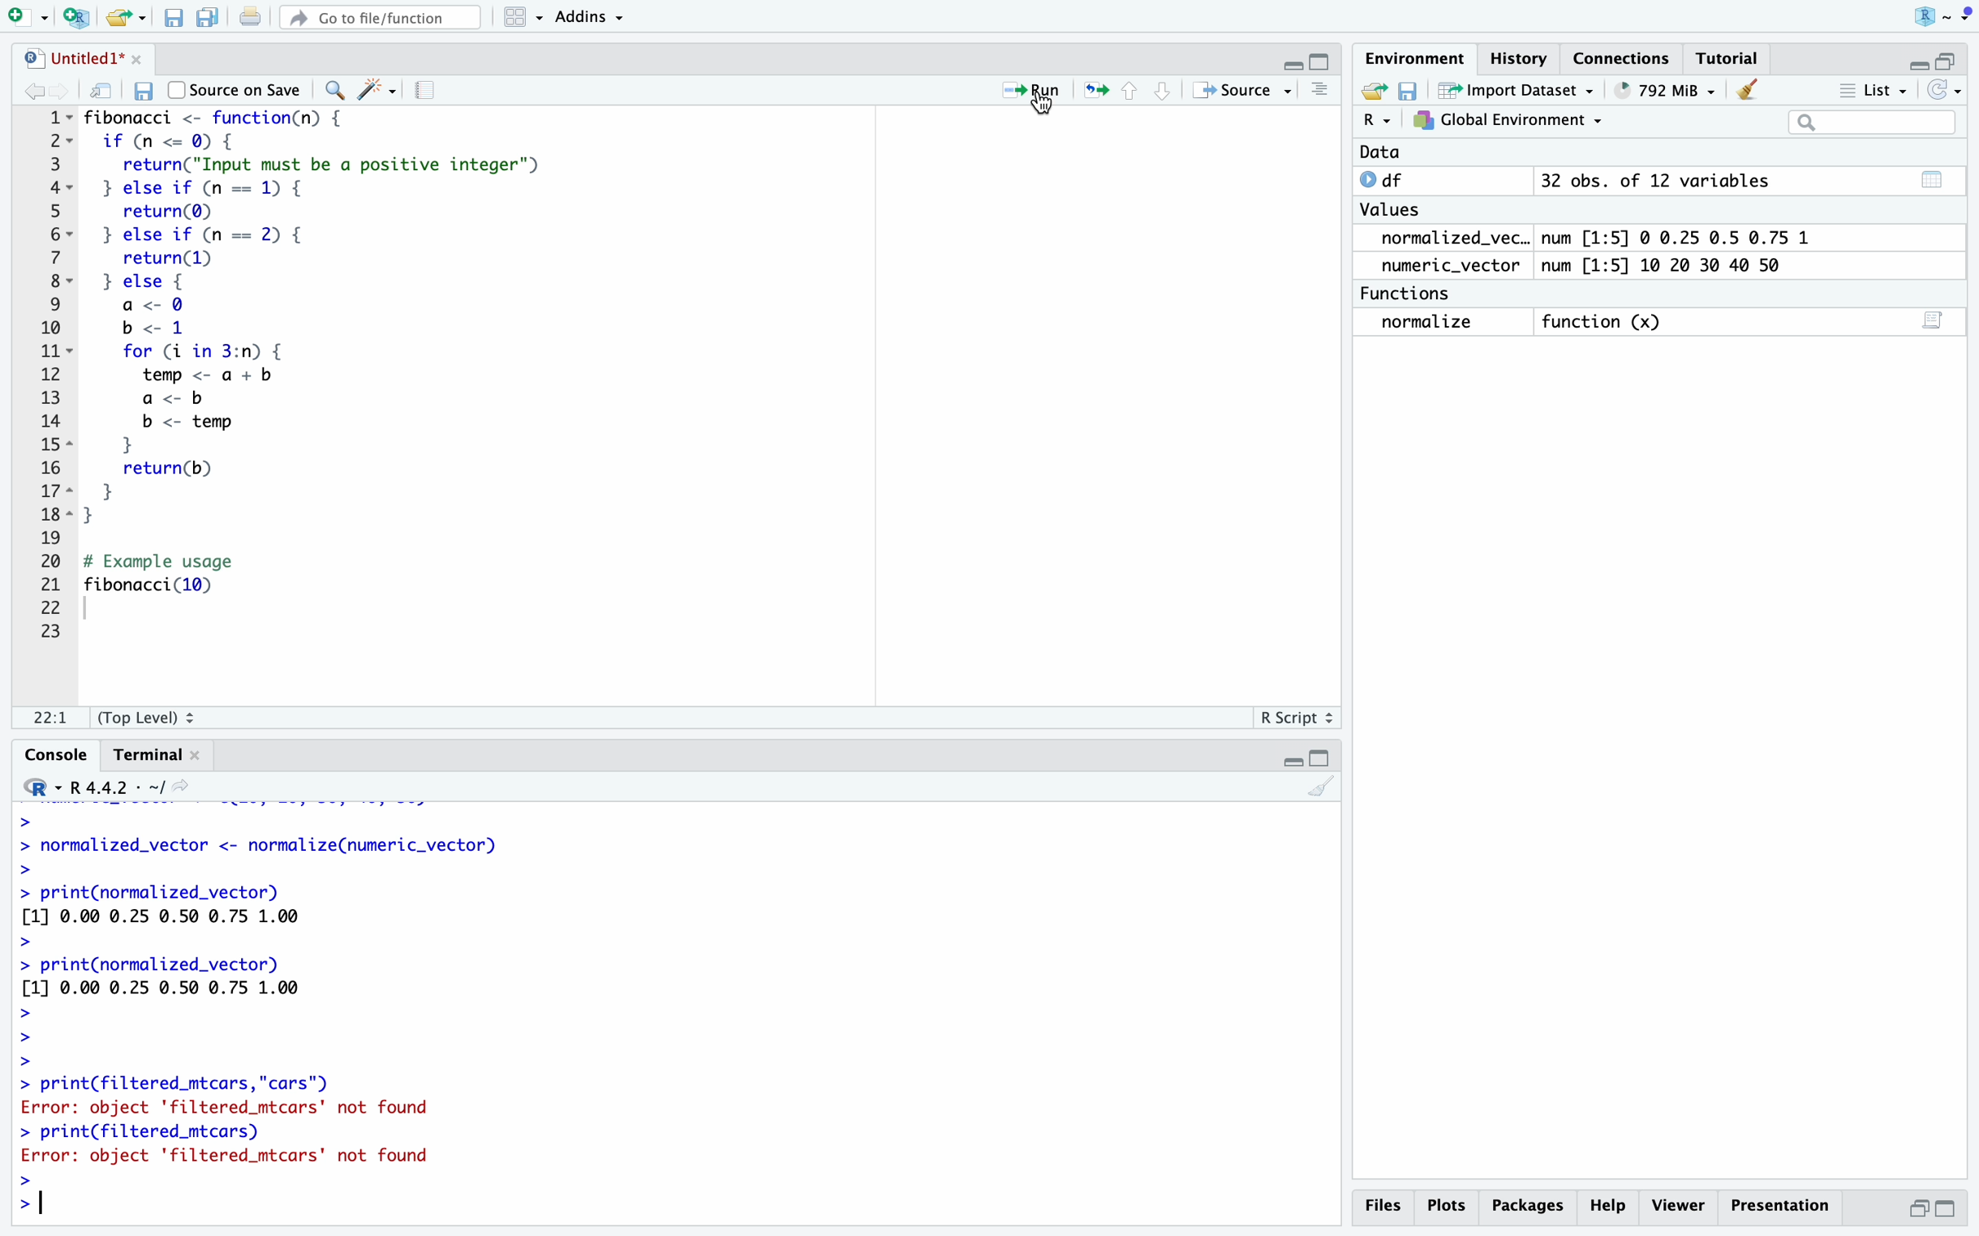 The image size is (1979, 1236). I want to click on save current document, so click(173, 19).